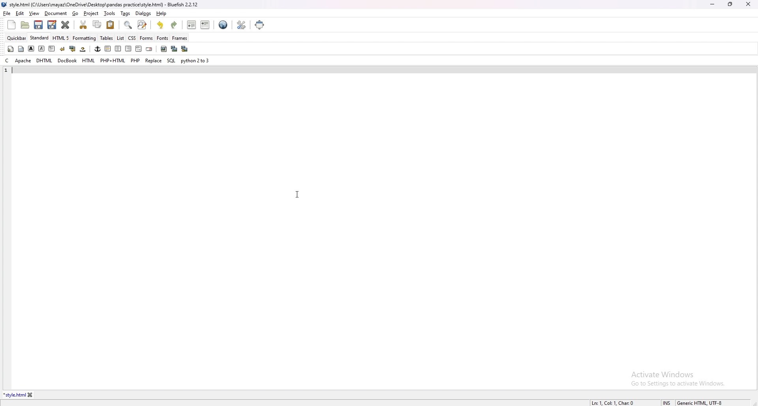  Describe the element at coordinates (196, 61) in the screenshot. I see `python 2to3` at that location.